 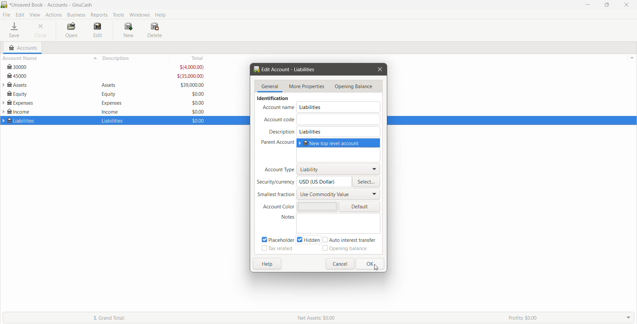 What do you see at coordinates (377, 268) in the screenshot?
I see `Cursor` at bounding box center [377, 268].